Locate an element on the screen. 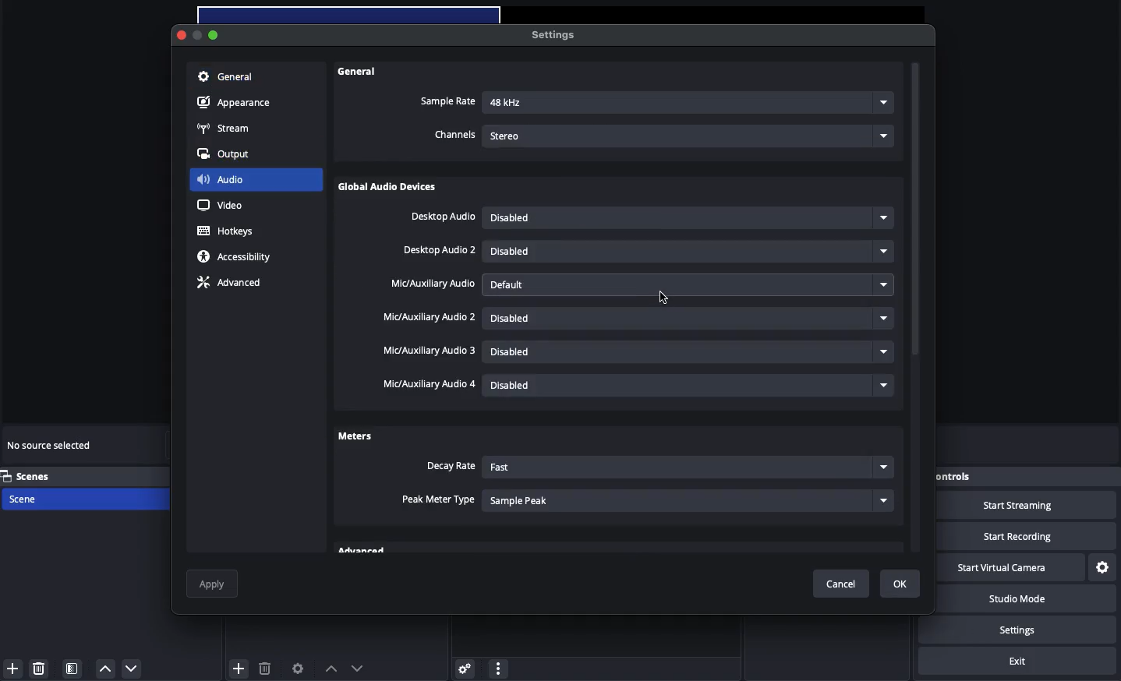 The image size is (1121, 681). Disabled is located at coordinates (687, 317).